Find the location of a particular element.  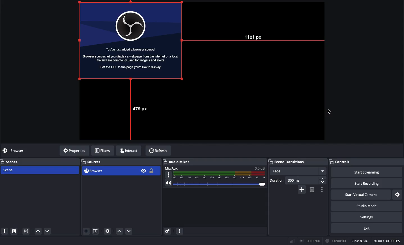

Move down is located at coordinates (129, 231).